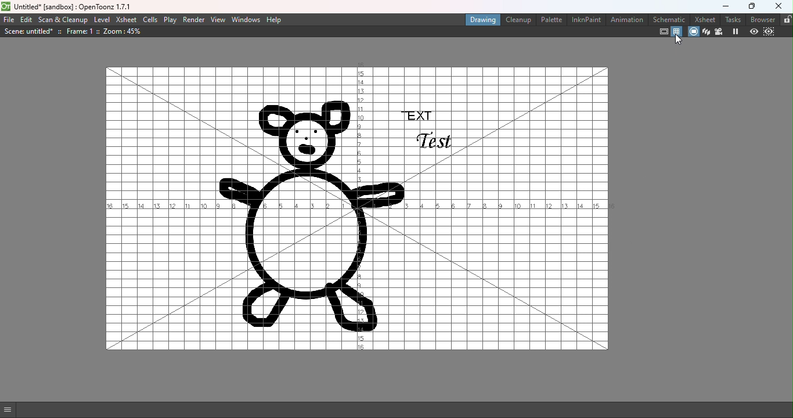  I want to click on 3D view, so click(706, 32).